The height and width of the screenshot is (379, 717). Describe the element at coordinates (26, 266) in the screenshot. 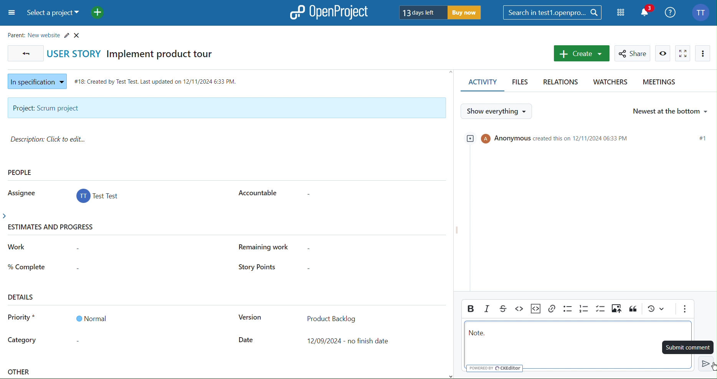

I see `% Complete` at that location.